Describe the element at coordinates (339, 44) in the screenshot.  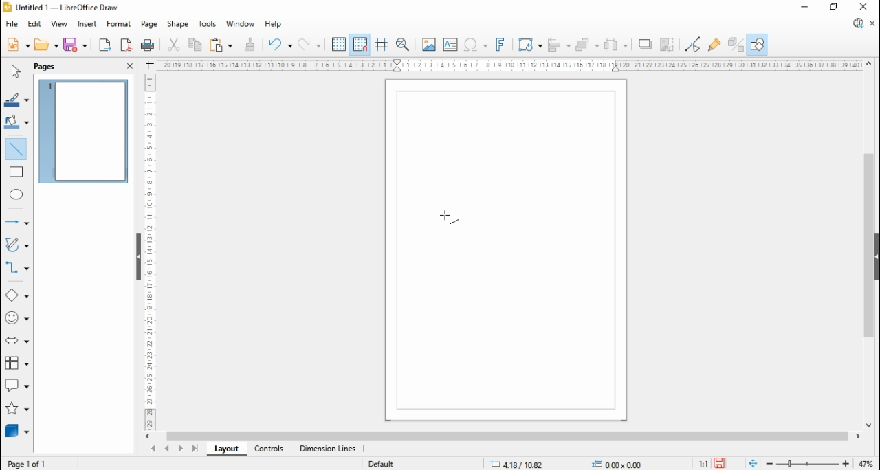
I see `show grids` at that location.